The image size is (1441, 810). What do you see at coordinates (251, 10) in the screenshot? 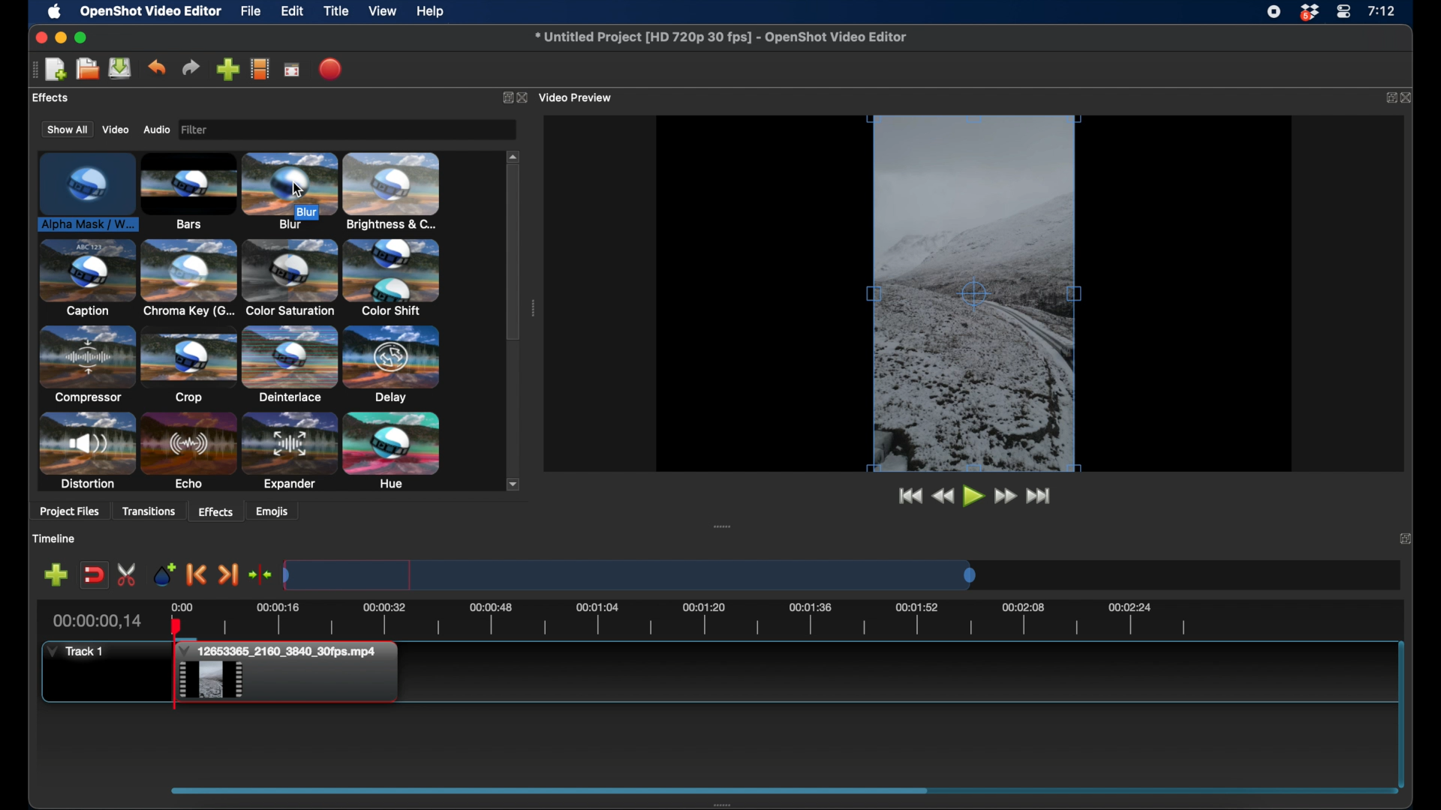
I see `file` at bounding box center [251, 10].